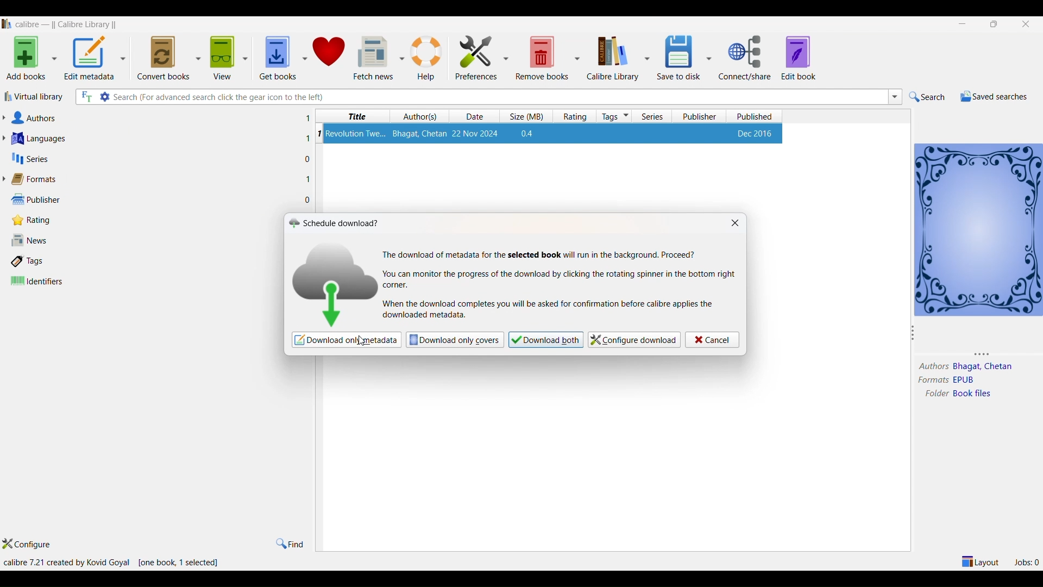 Image resolution: width=1043 pixels, height=587 pixels. What do you see at coordinates (222, 54) in the screenshot?
I see `view` at bounding box center [222, 54].